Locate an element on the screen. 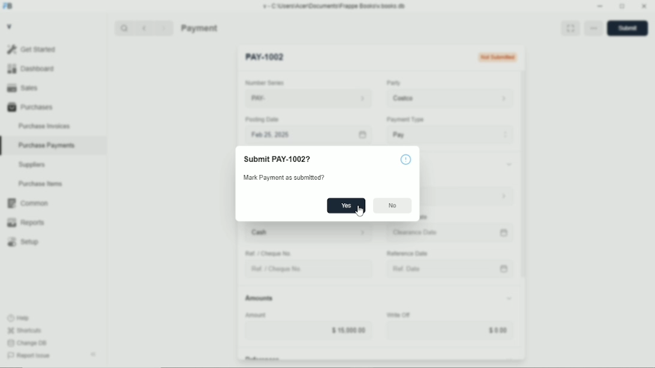 This screenshot has height=368, width=655. No is located at coordinates (393, 206).